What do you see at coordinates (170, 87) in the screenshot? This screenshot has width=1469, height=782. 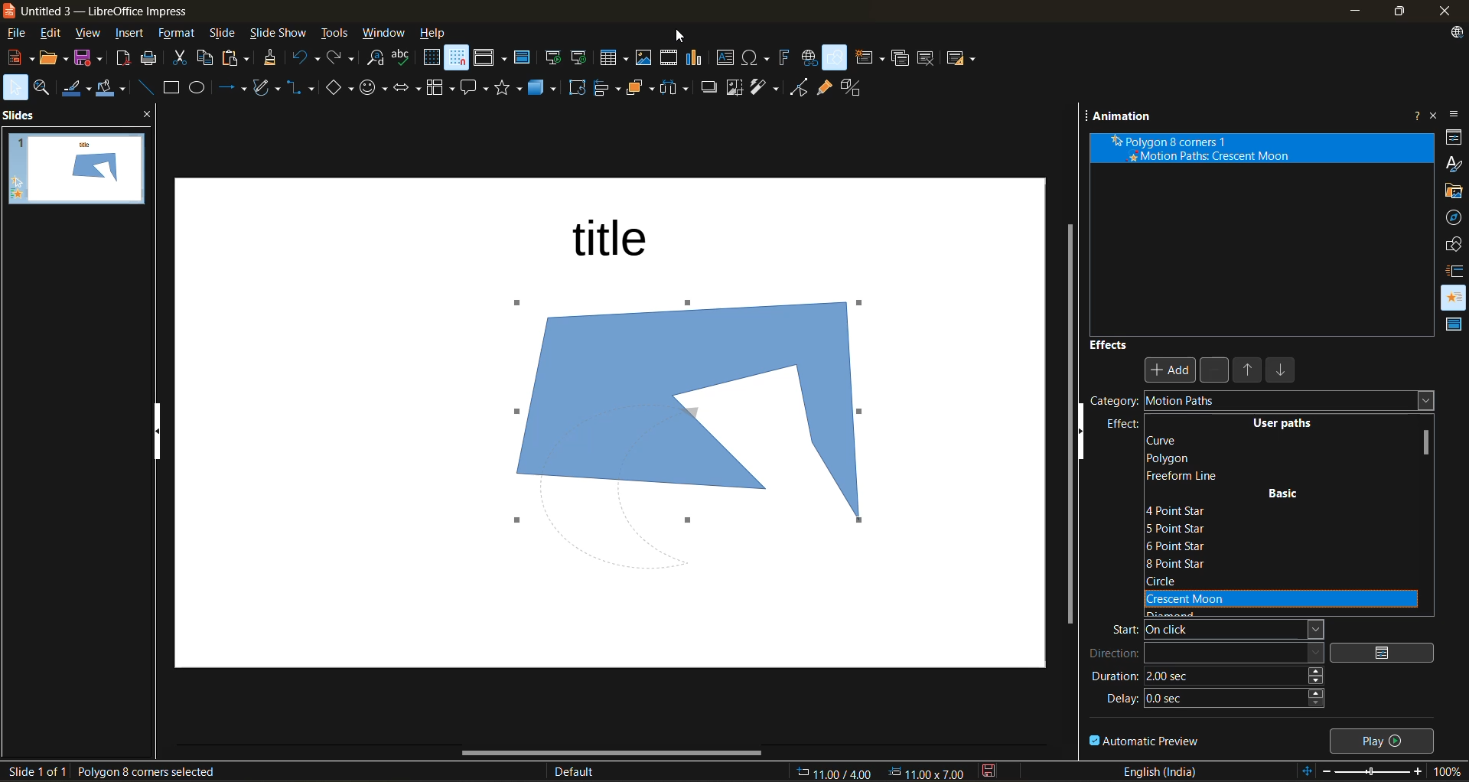 I see `rectangle` at bounding box center [170, 87].